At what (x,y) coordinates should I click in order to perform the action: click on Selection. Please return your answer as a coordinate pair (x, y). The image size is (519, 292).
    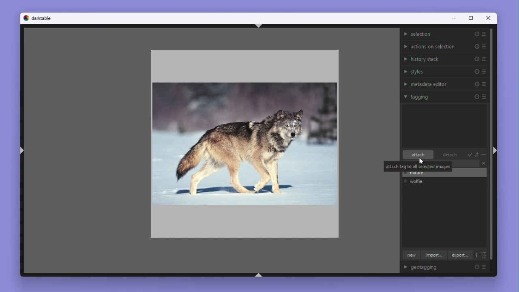
    Looking at the image, I should click on (444, 34).